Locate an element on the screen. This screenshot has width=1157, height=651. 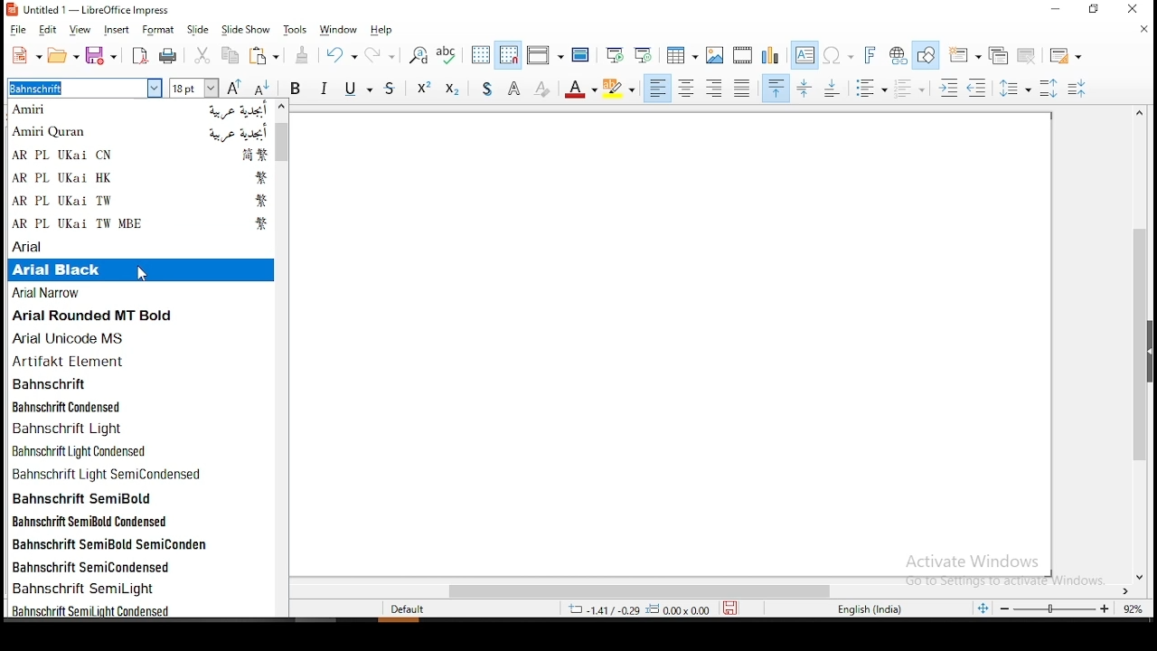
bahnschrift semilight condensed is located at coordinates (137, 609).